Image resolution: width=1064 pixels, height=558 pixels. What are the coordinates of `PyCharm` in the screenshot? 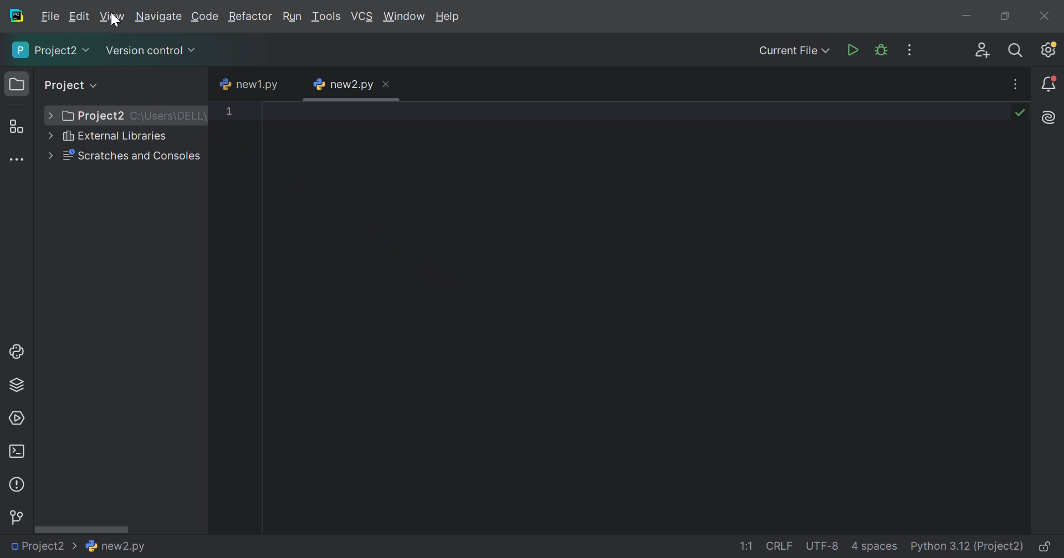 It's located at (16, 17).